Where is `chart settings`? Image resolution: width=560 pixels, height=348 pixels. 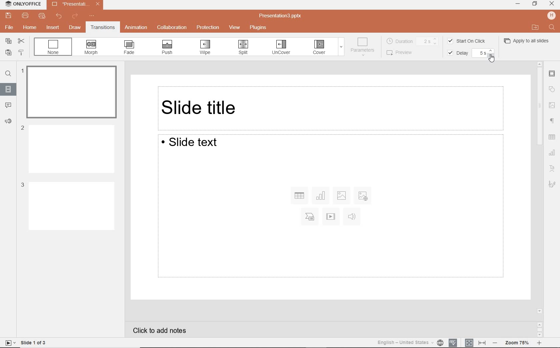 chart settings is located at coordinates (552, 153).